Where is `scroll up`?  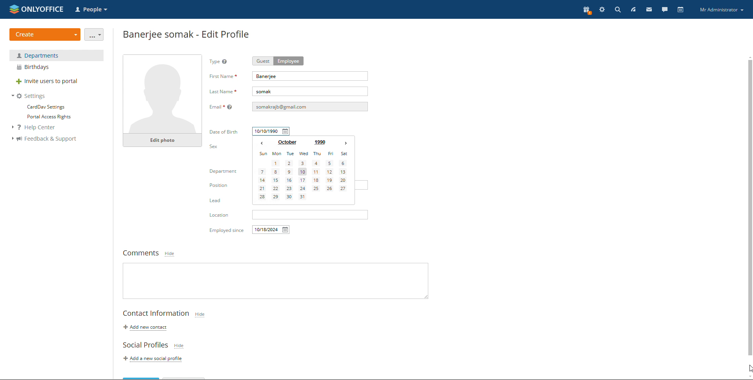 scroll up is located at coordinates (748, 56).